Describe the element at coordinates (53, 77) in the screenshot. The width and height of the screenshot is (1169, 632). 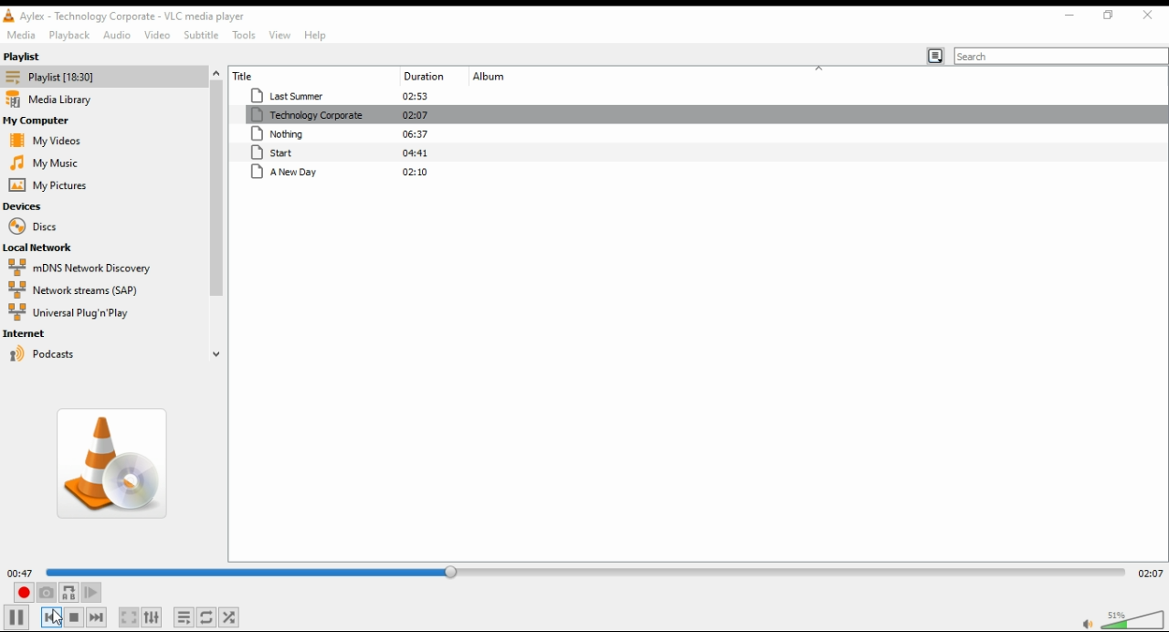
I see `playlist [18:30]` at that location.